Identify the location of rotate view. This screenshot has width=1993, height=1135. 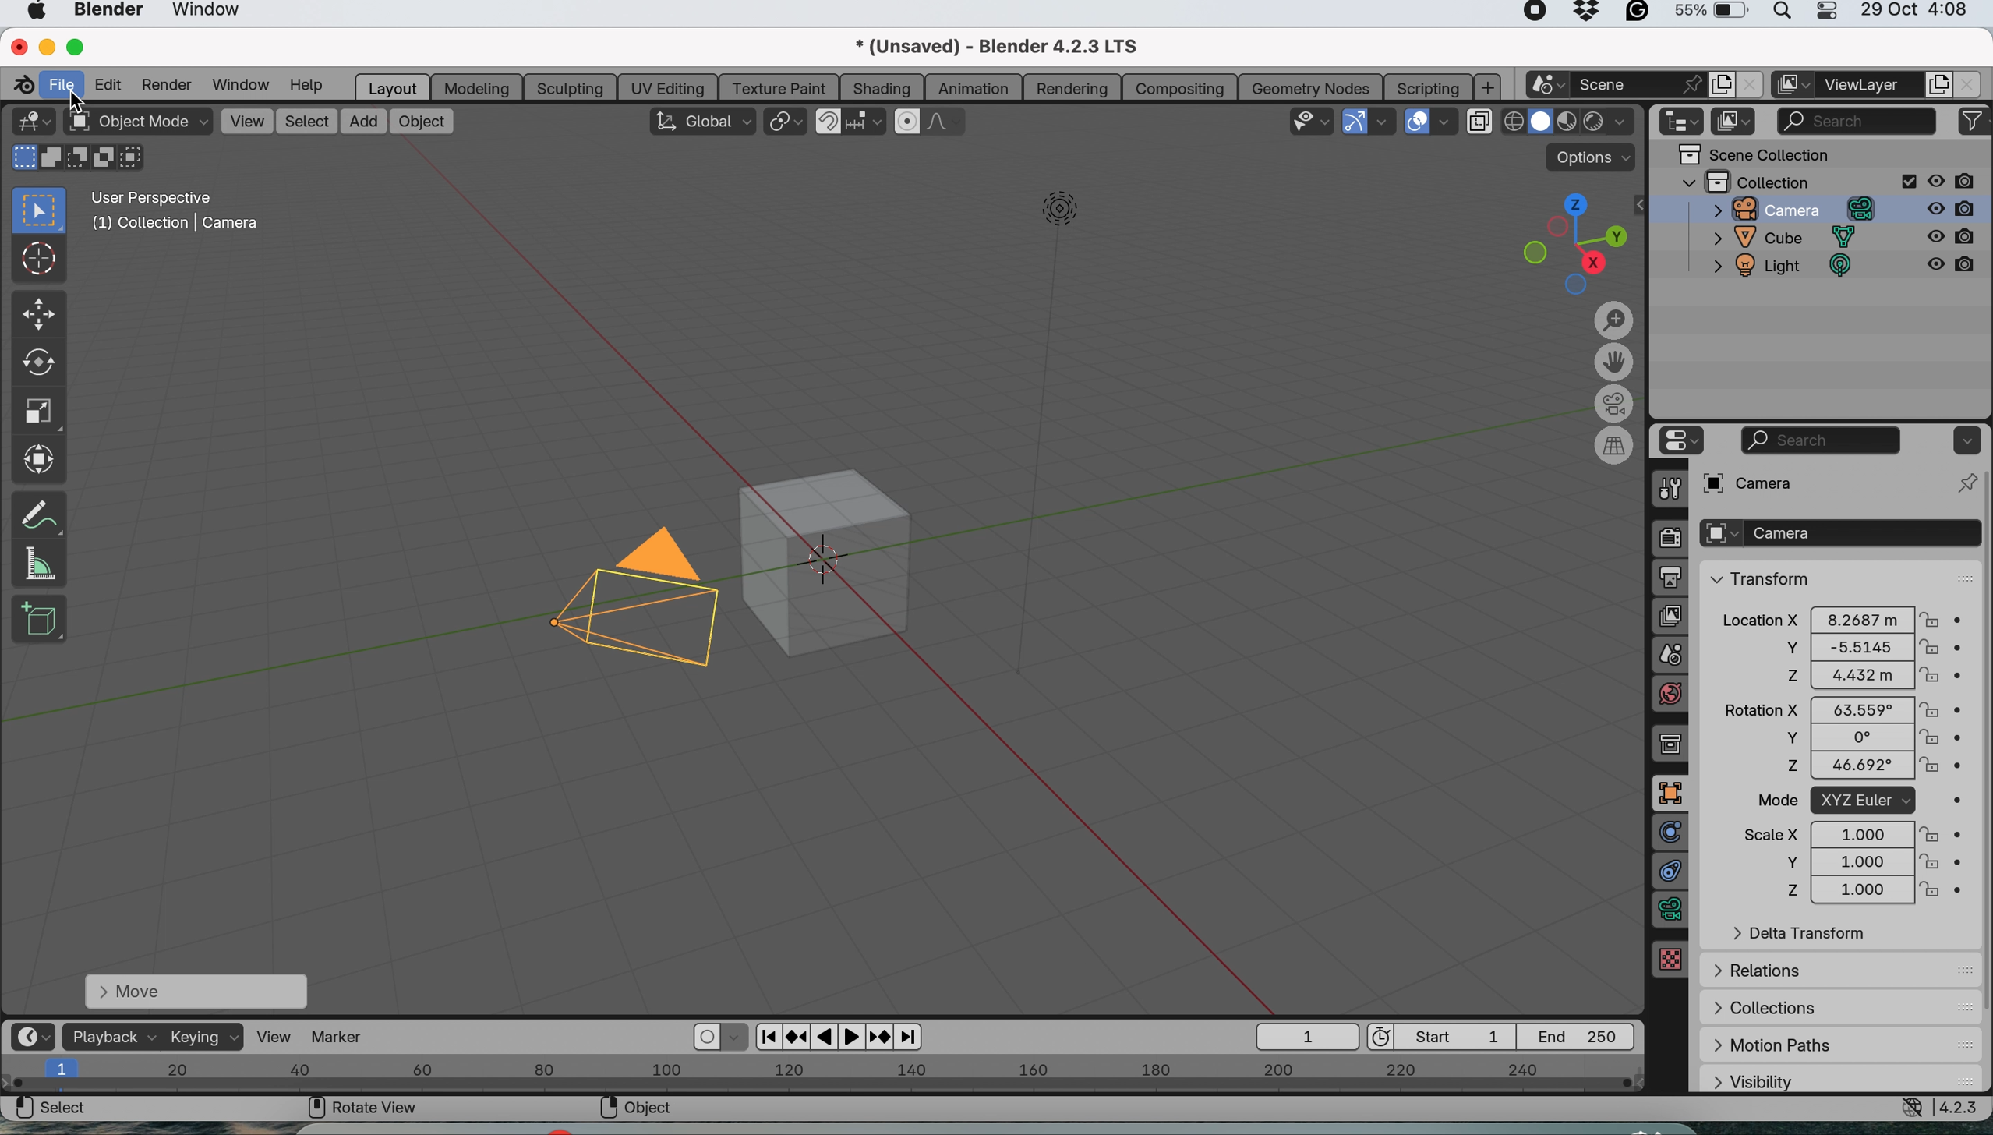
(365, 1106).